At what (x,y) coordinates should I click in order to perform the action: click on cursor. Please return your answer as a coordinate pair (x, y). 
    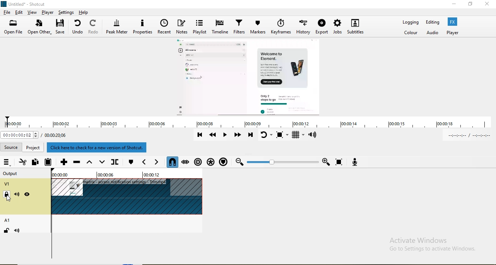
    Looking at the image, I should click on (8, 199).